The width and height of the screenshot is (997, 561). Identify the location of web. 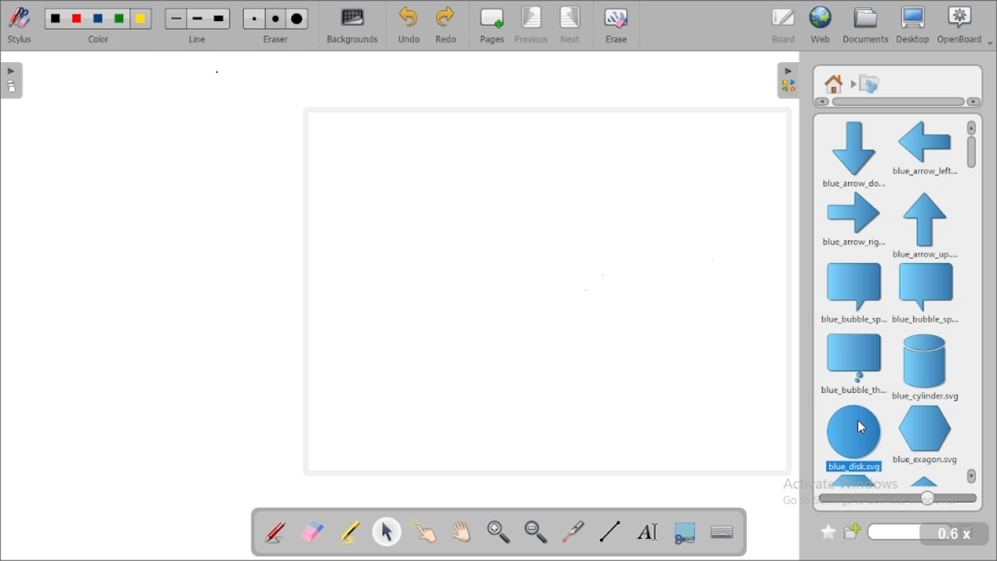
(821, 25).